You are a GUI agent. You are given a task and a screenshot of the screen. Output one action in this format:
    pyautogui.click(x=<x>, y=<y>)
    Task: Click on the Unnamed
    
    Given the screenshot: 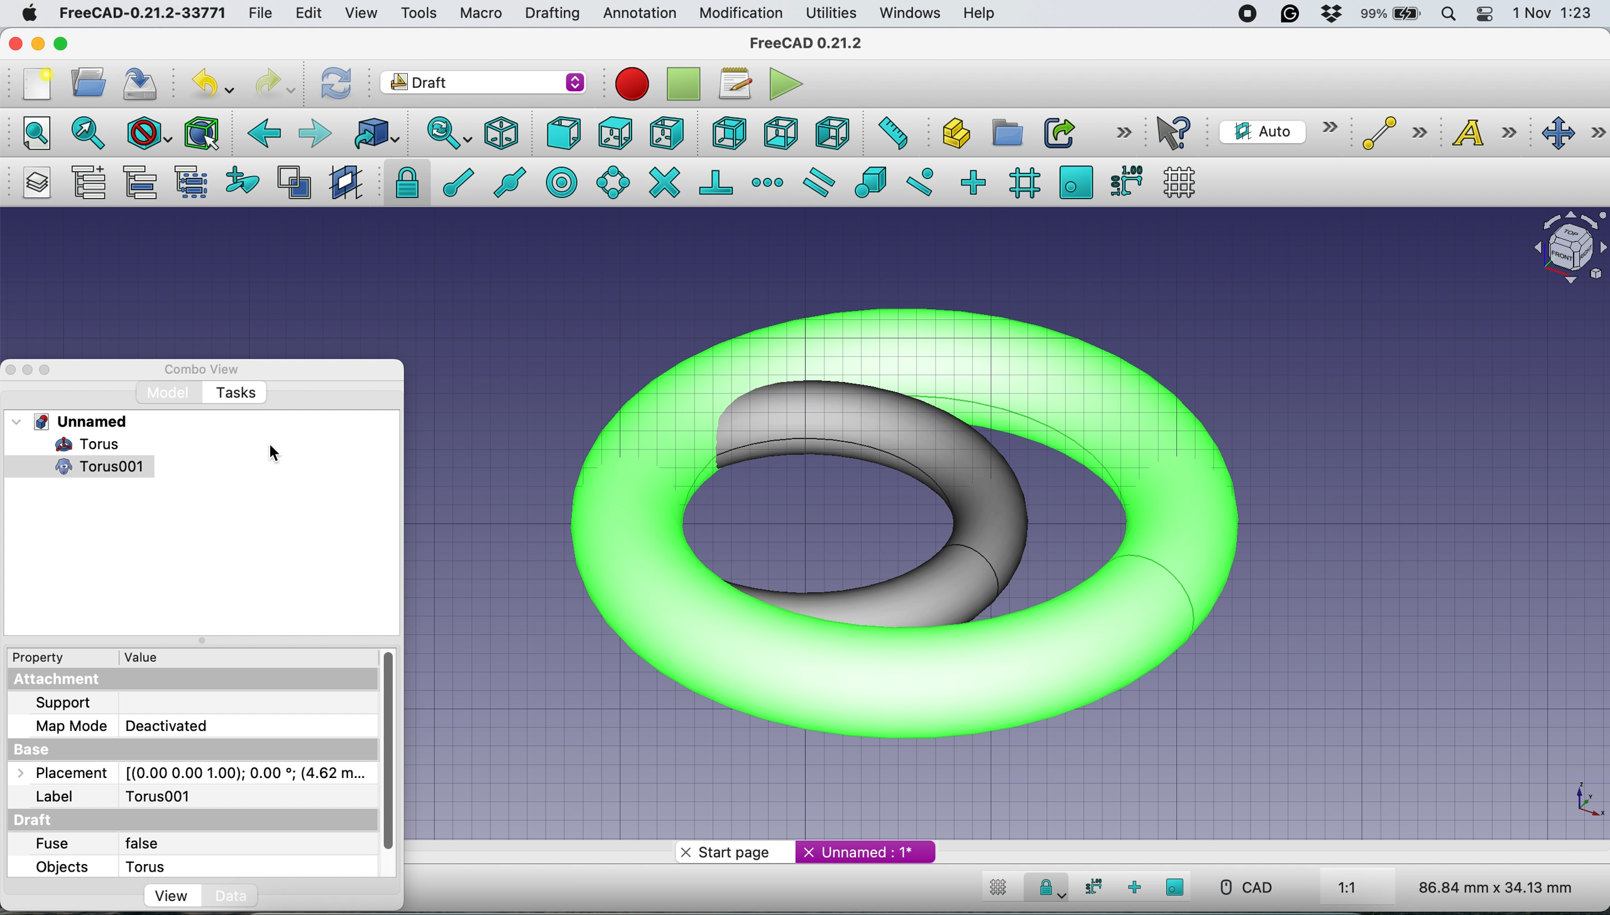 What is the action you would take?
    pyautogui.click(x=75, y=420)
    